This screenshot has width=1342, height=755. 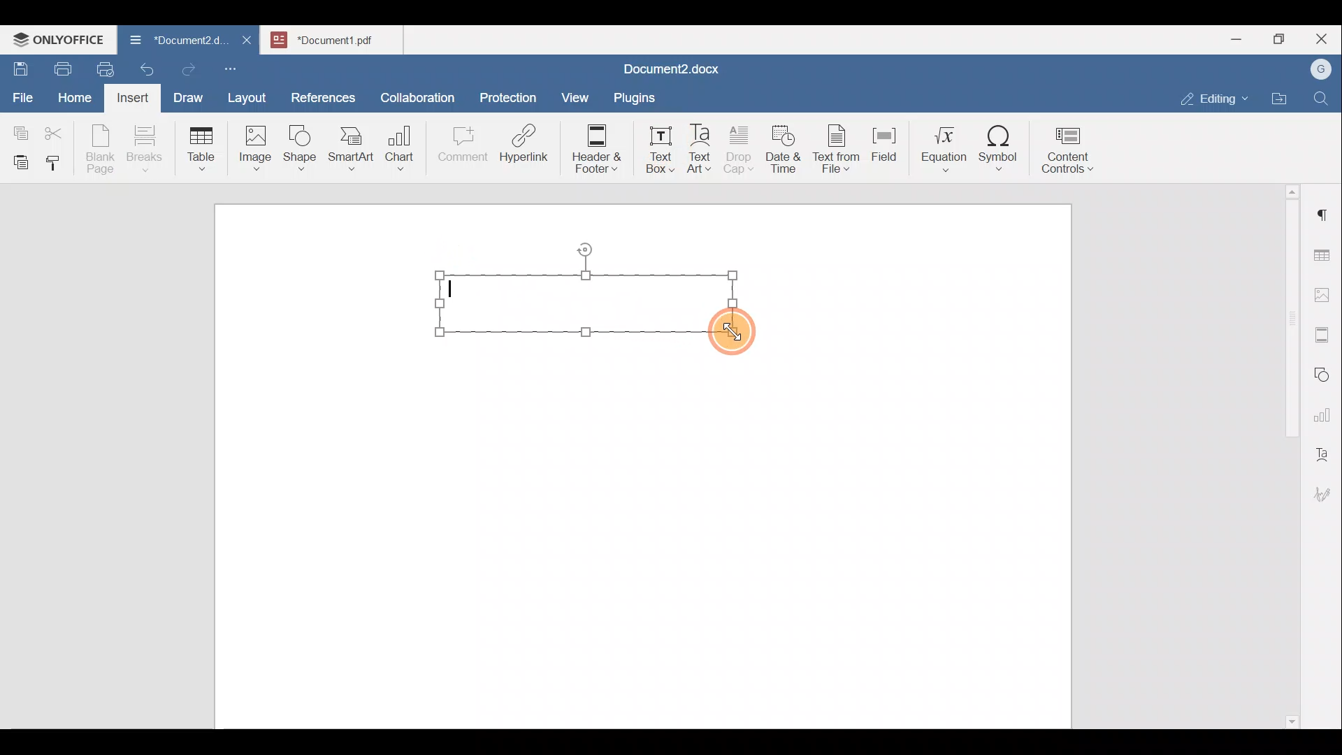 What do you see at coordinates (1236, 38) in the screenshot?
I see `Minimize` at bounding box center [1236, 38].